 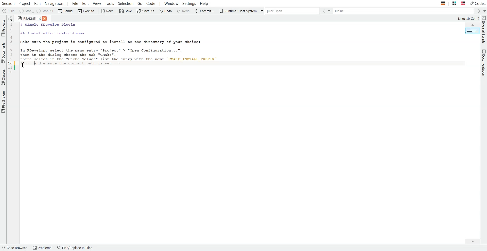 What do you see at coordinates (237, 11) in the screenshot?
I see `Runtime: Host System` at bounding box center [237, 11].